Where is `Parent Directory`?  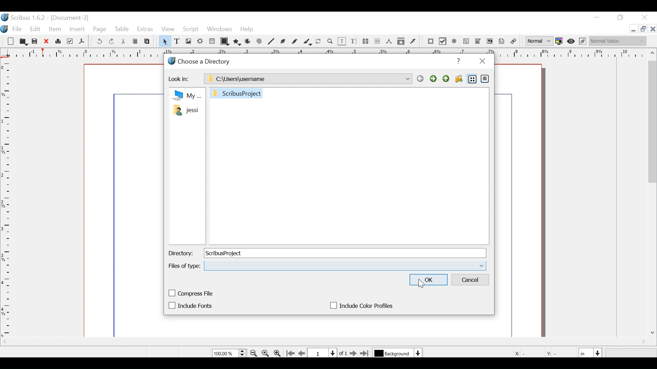 Parent Directory is located at coordinates (446, 78).